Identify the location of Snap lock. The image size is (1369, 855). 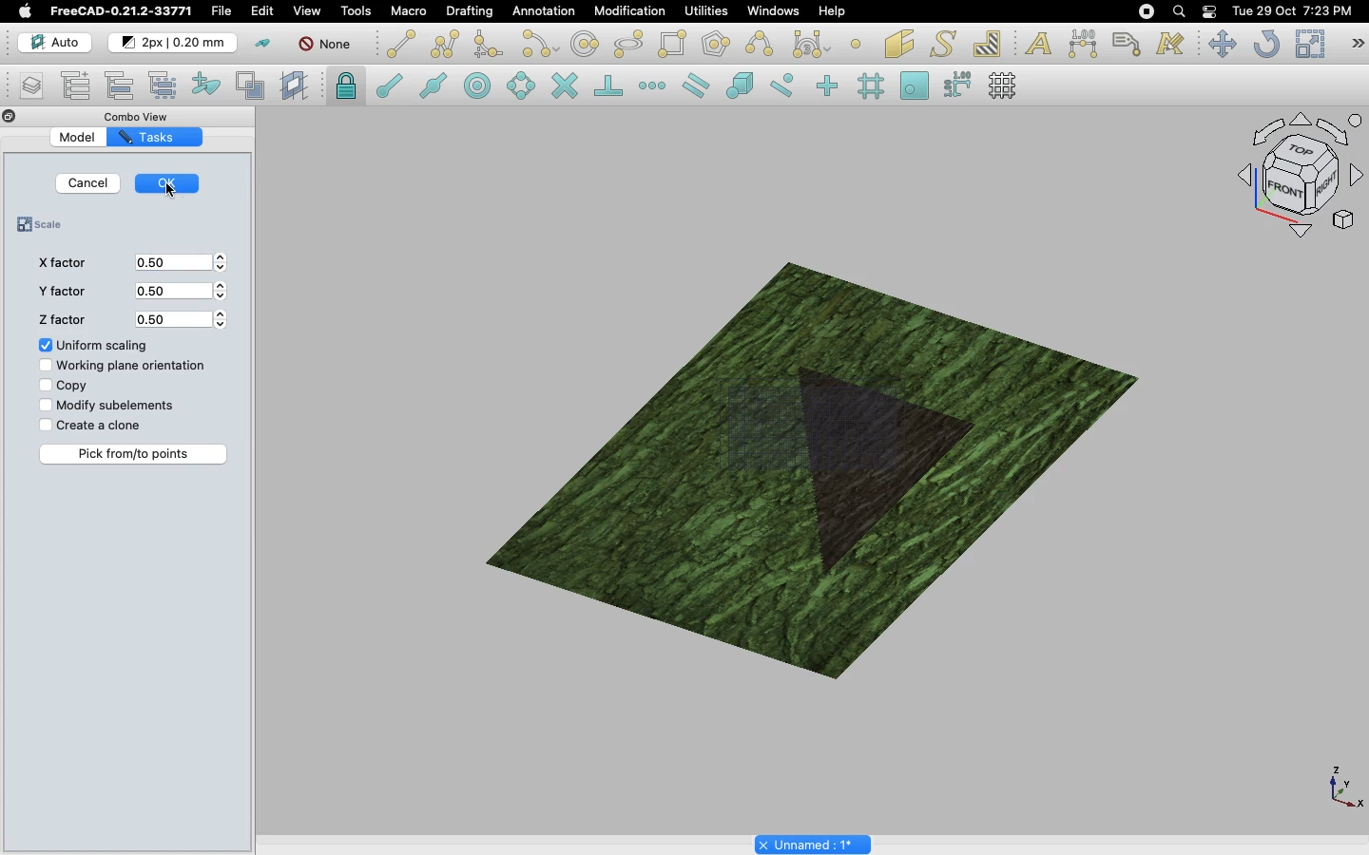
(346, 85).